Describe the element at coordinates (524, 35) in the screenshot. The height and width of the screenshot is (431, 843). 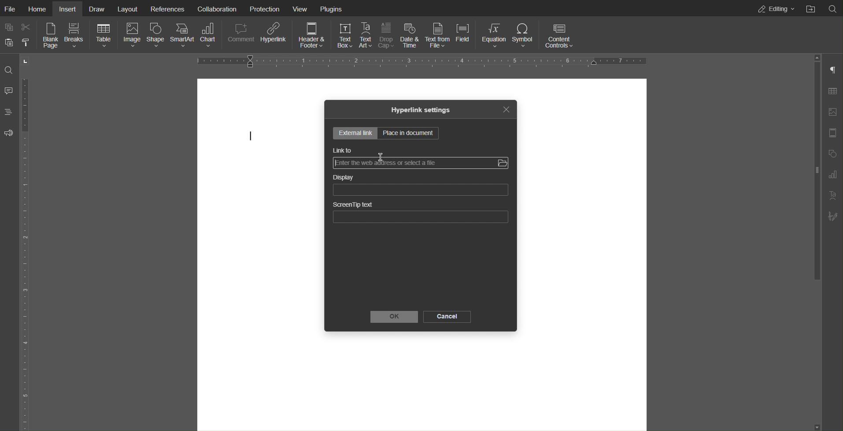
I see `Symbol` at that location.